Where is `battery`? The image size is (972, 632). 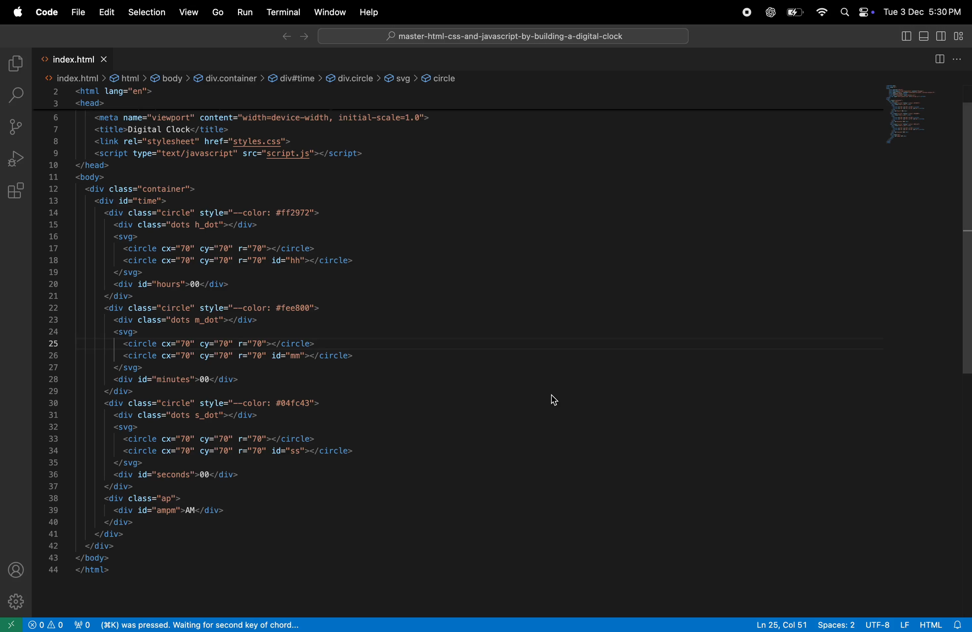 battery is located at coordinates (796, 12).